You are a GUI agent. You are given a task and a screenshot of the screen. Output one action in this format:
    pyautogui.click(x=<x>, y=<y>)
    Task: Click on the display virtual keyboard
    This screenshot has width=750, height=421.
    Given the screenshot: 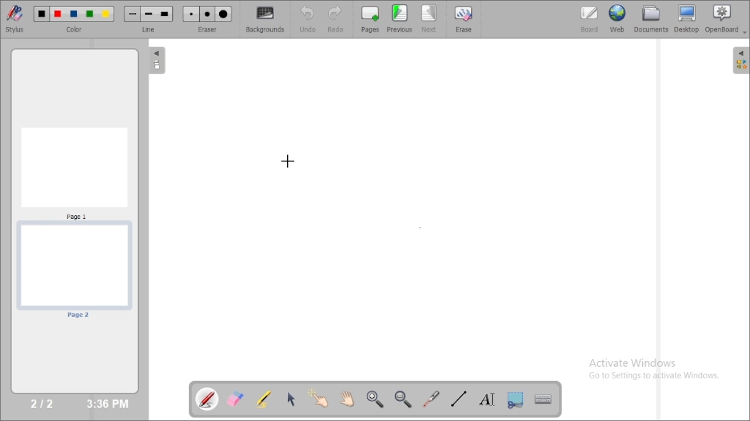 What is the action you would take?
    pyautogui.click(x=543, y=399)
    